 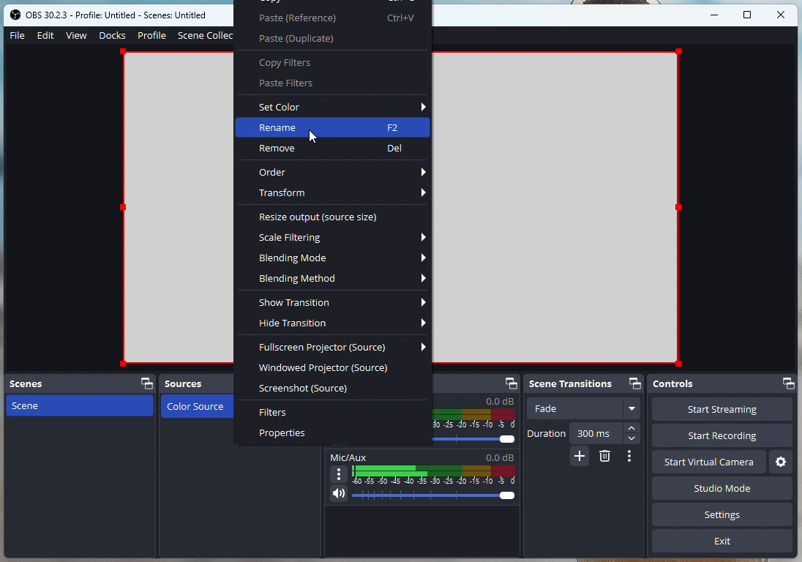 What do you see at coordinates (632, 456) in the screenshot?
I see `Options` at bounding box center [632, 456].